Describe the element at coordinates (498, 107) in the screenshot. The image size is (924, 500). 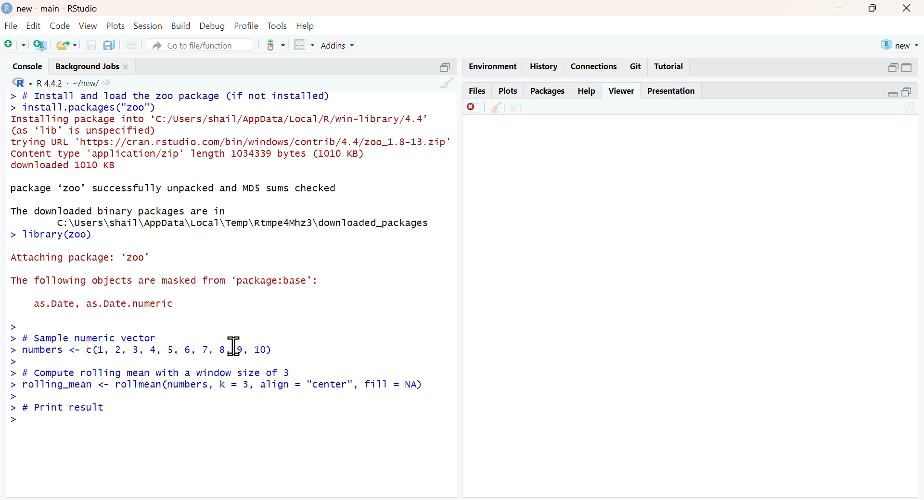
I see `clear` at that location.